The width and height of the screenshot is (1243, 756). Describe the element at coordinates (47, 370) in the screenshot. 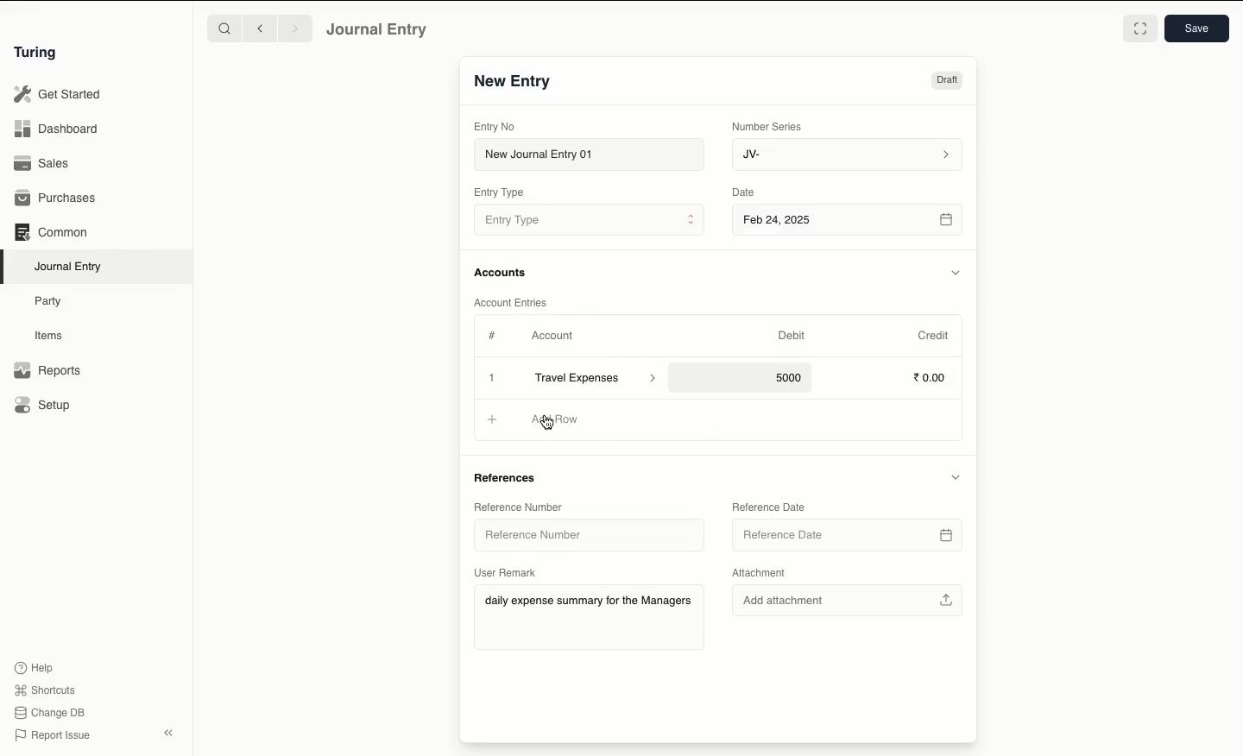

I see `Reports` at that location.